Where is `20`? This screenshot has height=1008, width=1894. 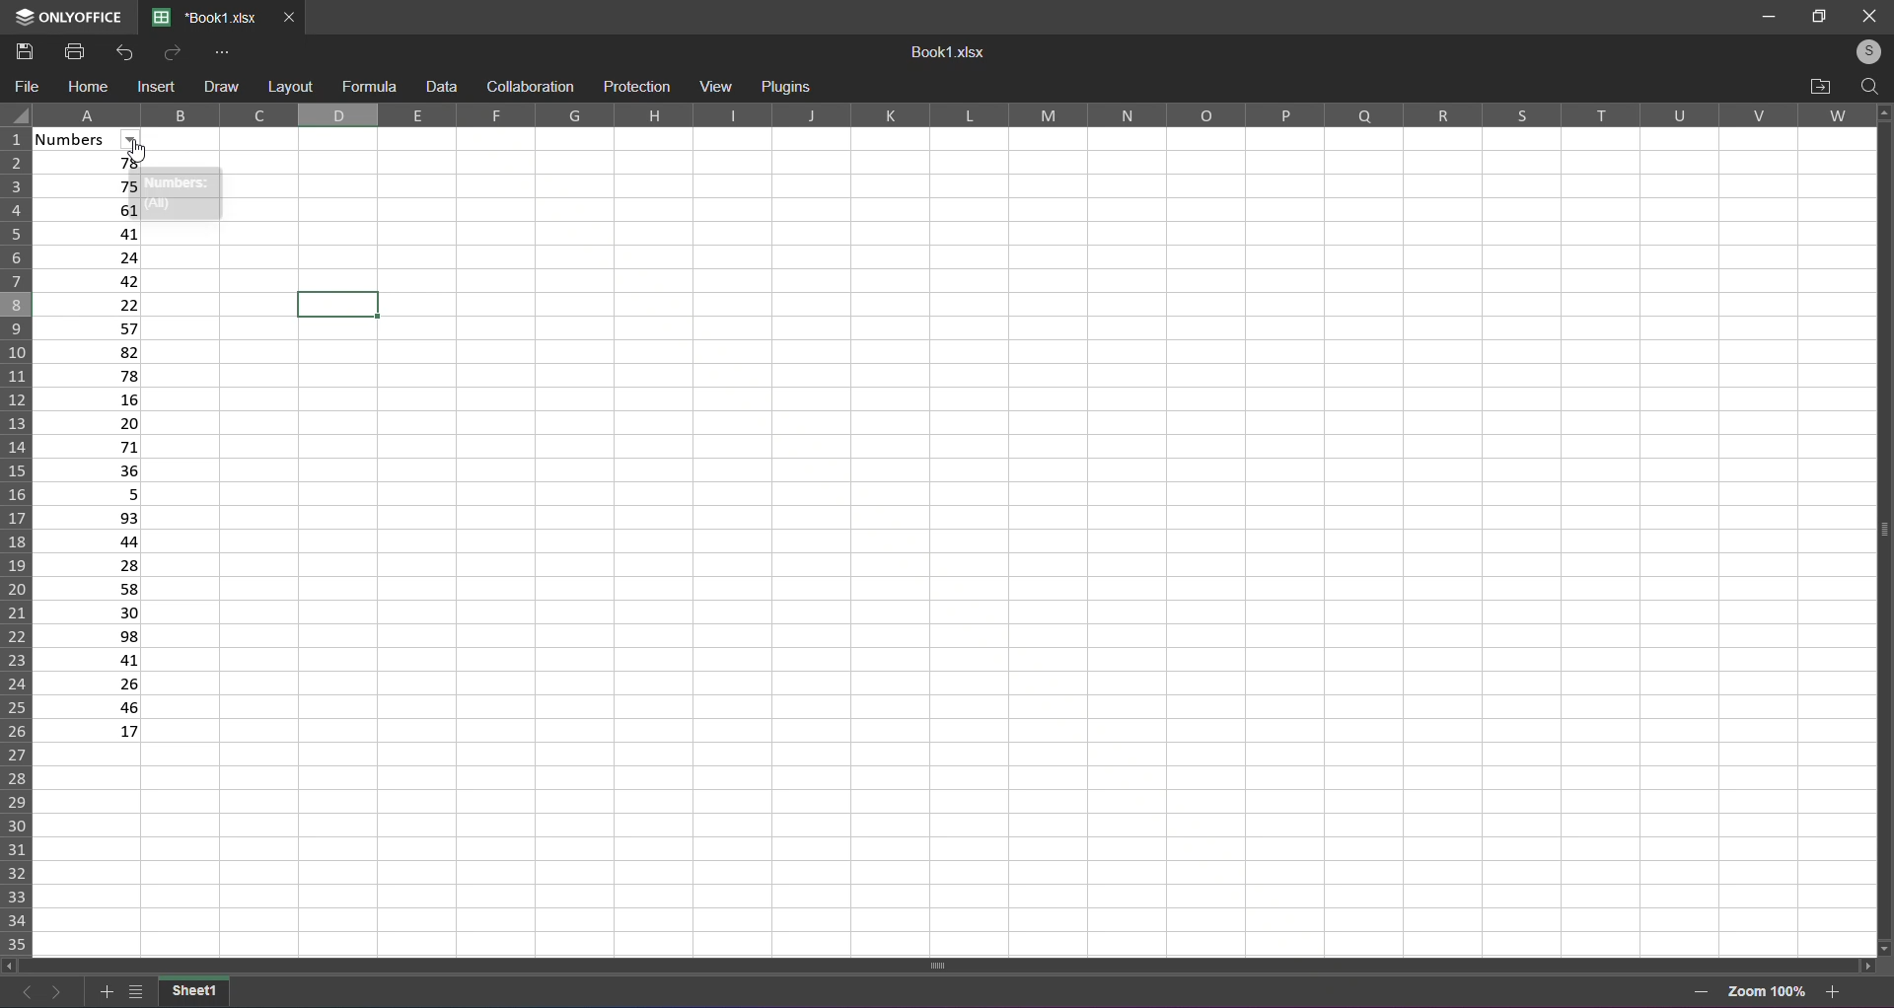
20 is located at coordinates (91, 424).